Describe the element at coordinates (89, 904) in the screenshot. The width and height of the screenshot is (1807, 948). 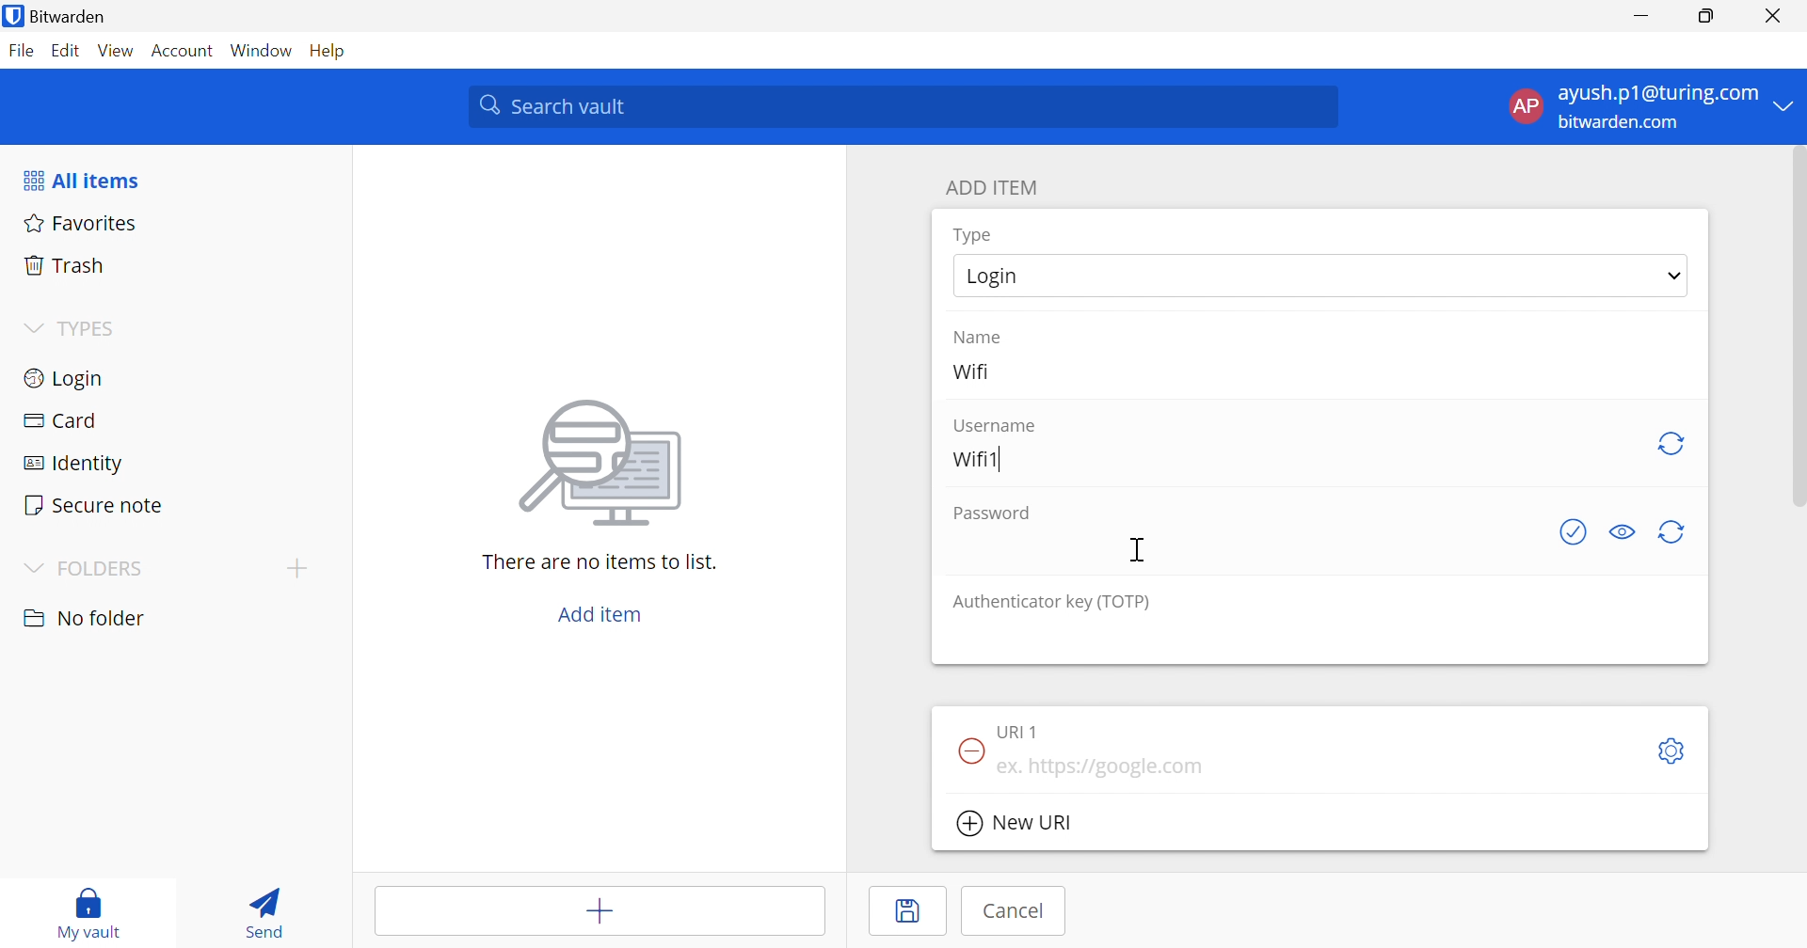
I see `My vault` at that location.